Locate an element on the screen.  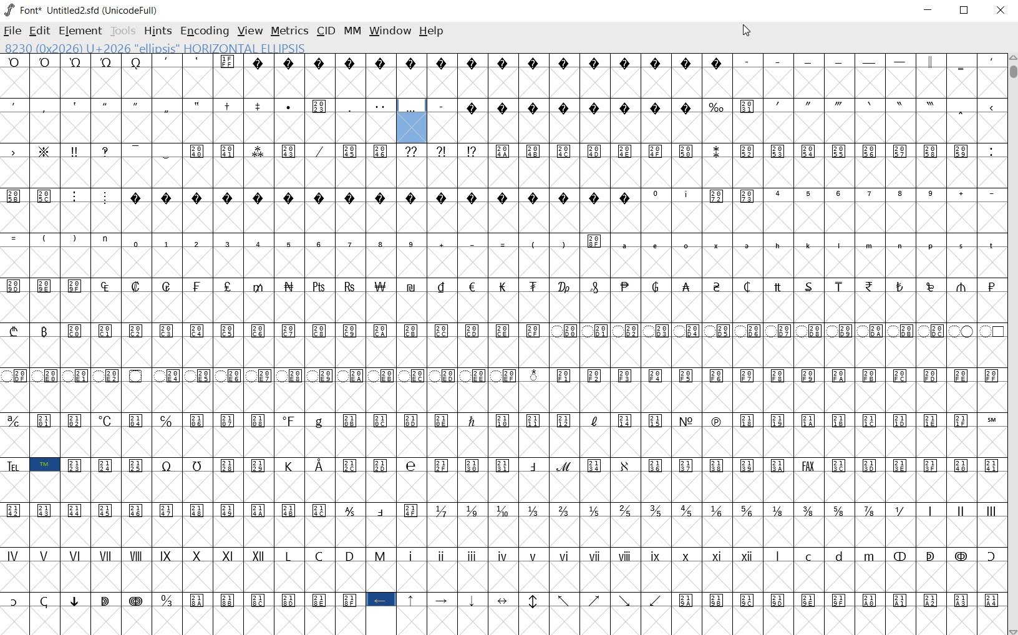
FONT*UNTITLED2.SFD (UNICODEFULL) is located at coordinates (84, 9).